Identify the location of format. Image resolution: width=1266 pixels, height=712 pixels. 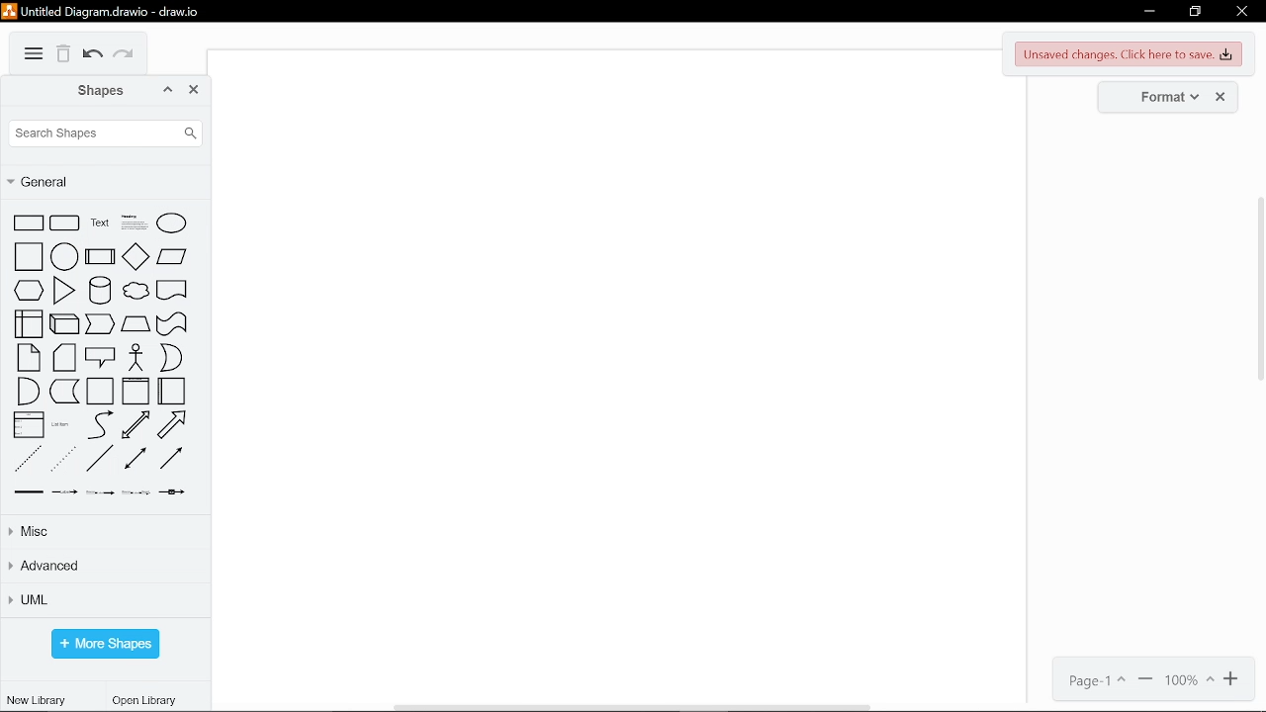
(1162, 96).